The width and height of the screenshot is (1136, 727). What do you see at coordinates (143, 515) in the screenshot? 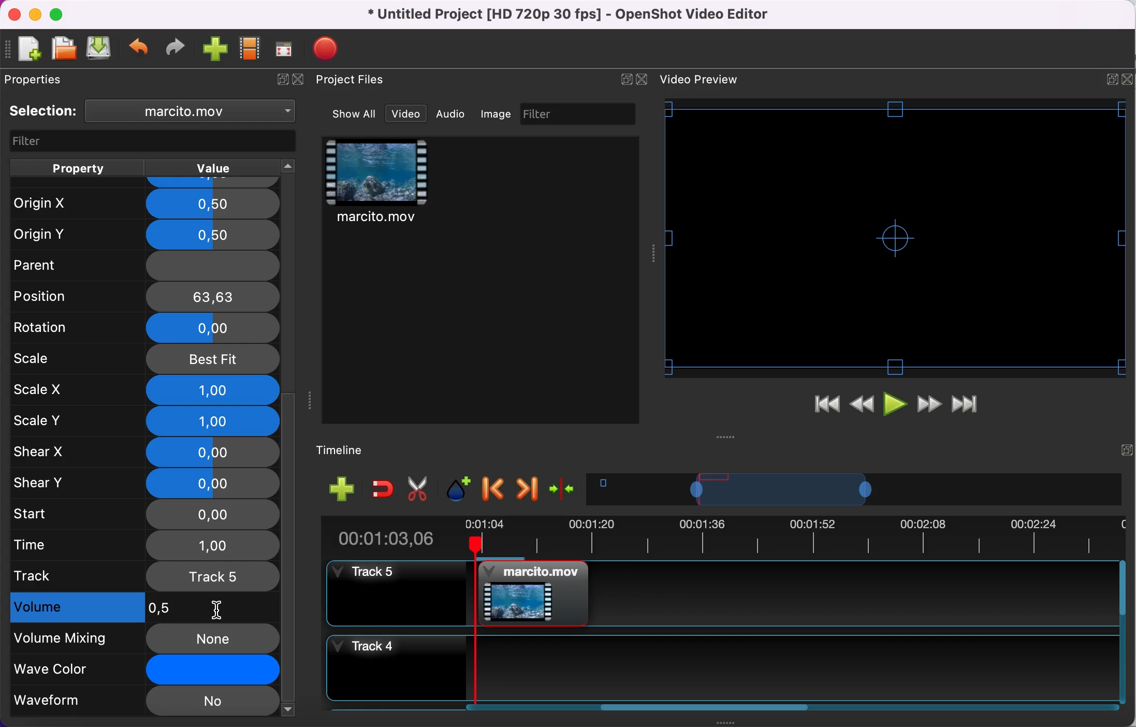
I see `start 0` at bounding box center [143, 515].